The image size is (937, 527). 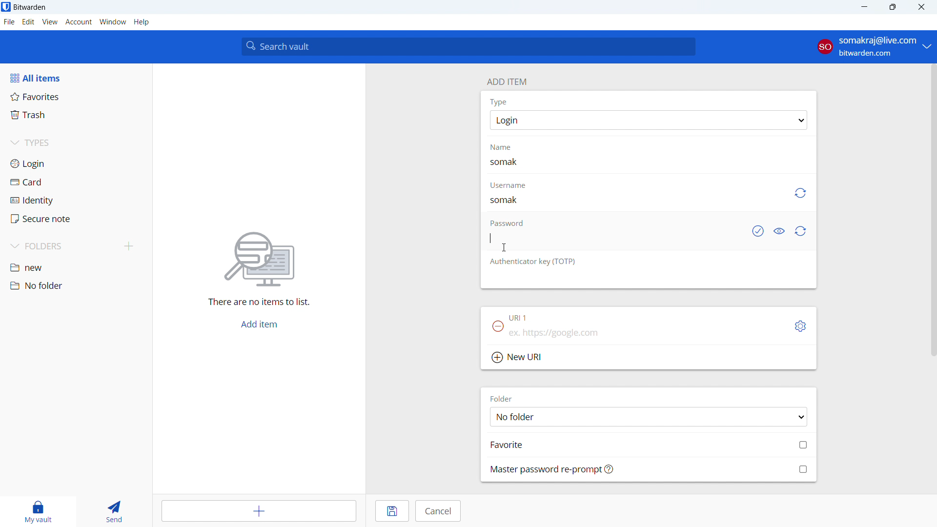 What do you see at coordinates (75, 115) in the screenshot?
I see `trash` at bounding box center [75, 115].